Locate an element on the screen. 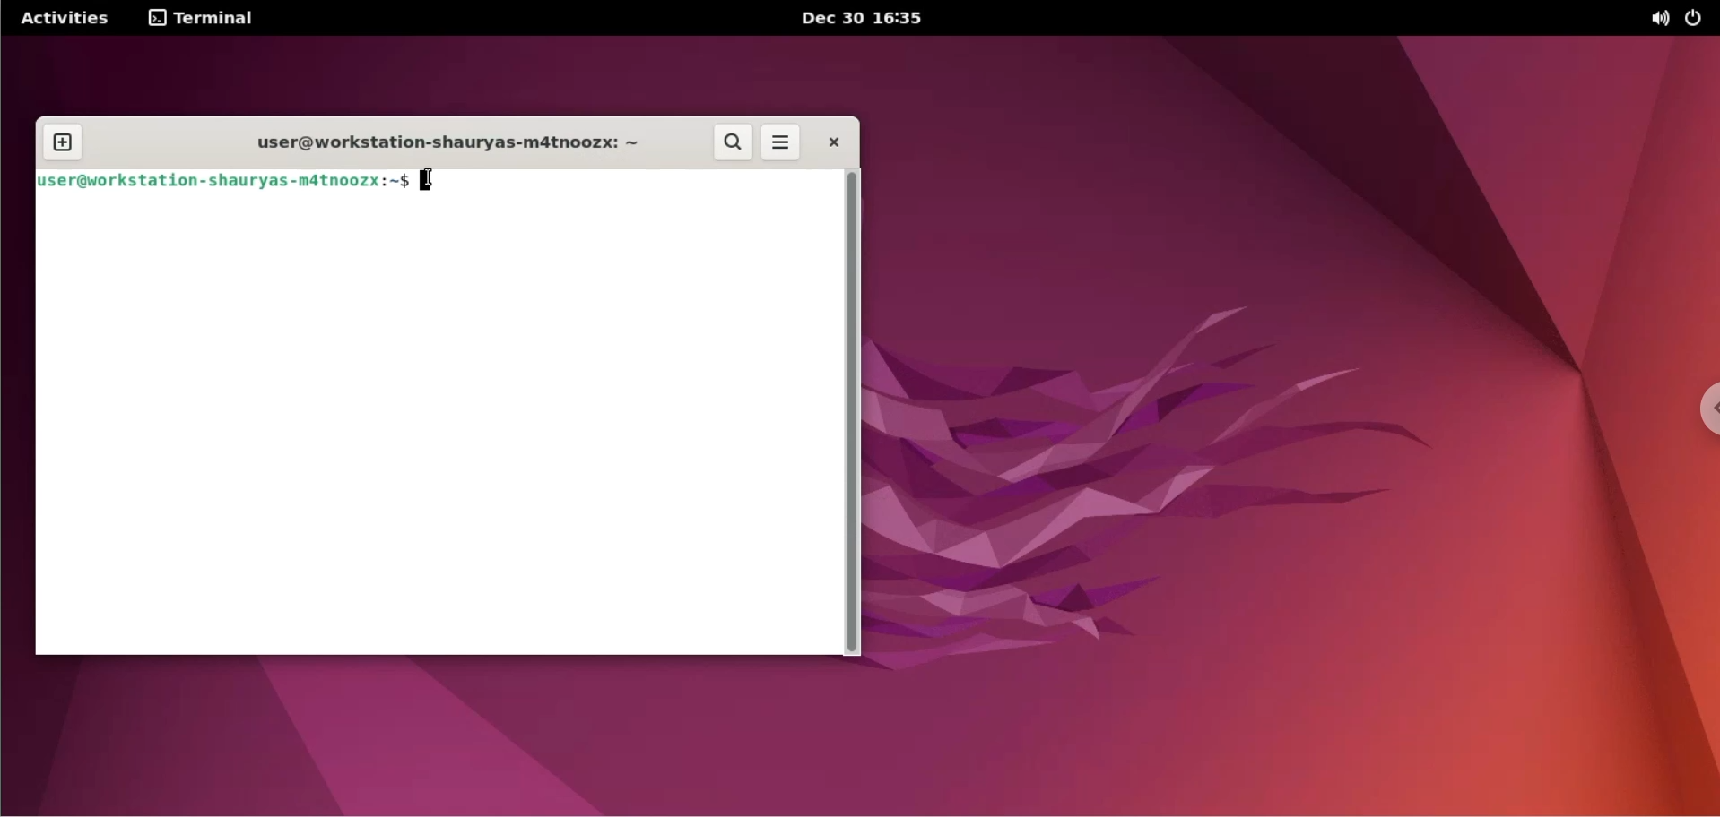  command input box is located at coordinates (437, 430).